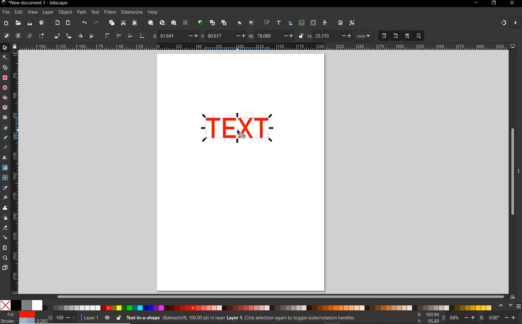 This screenshot has height=324, width=522. What do you see at coordinates (5, 98) in the screenshot?
I see `star tool` at bounding box center [5, 98].